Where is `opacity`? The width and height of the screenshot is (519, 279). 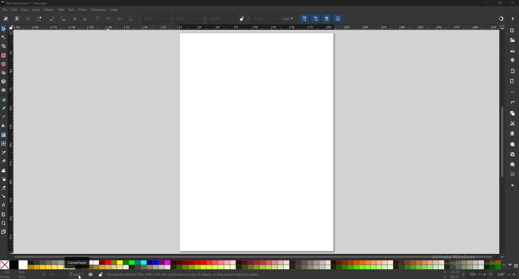
opacity is located at coordinates (54, 274).